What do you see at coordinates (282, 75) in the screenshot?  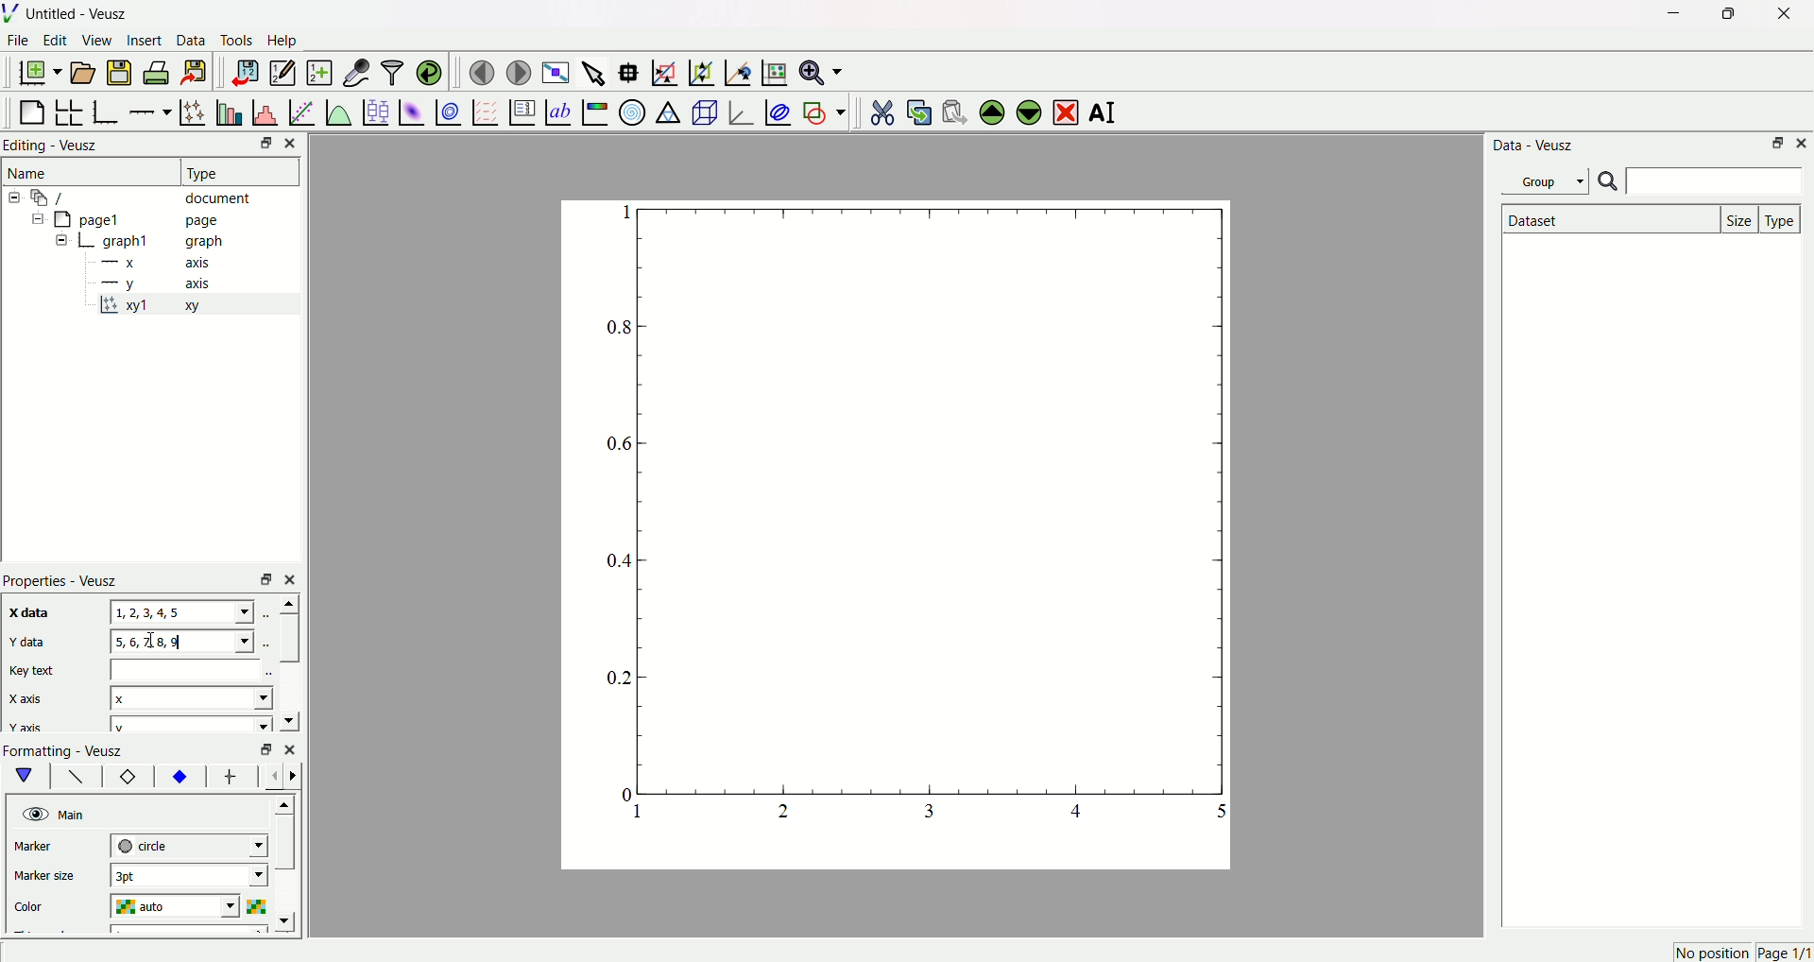 I see `edit and entry new datasets` at bounding box center [282, 75].